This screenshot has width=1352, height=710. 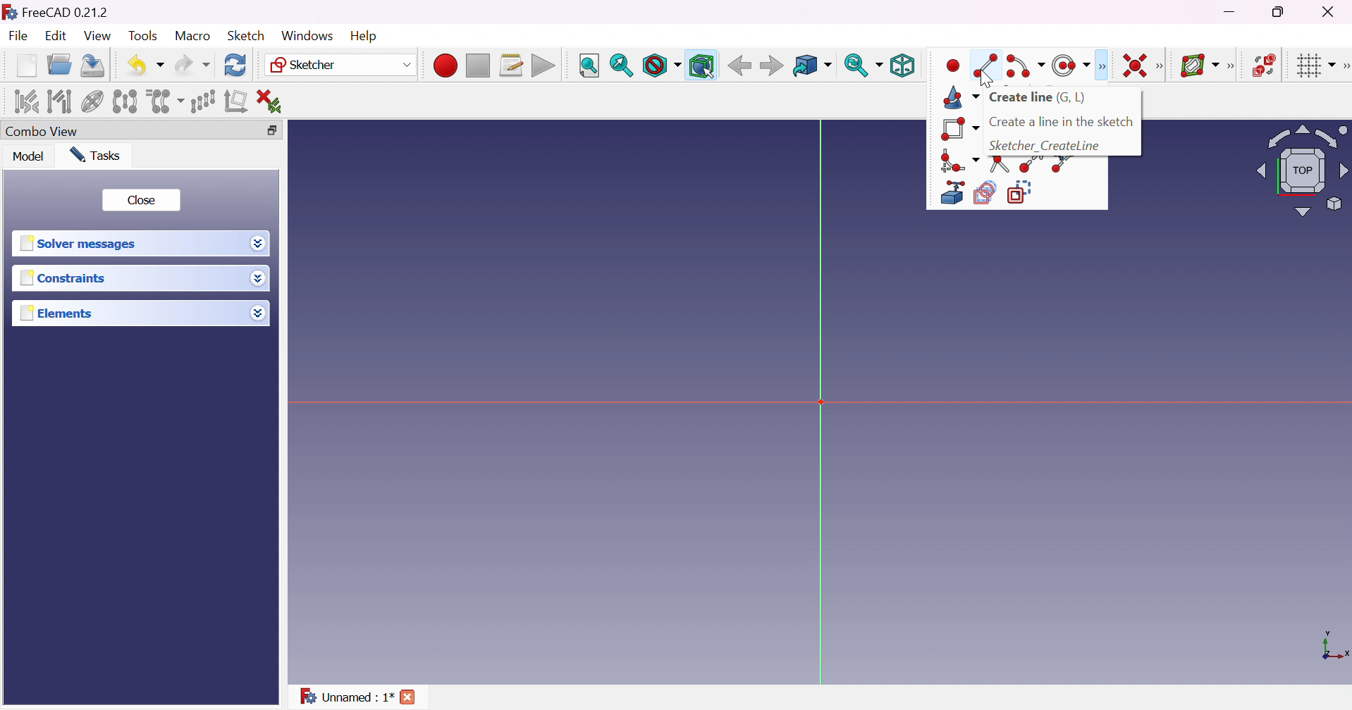 What do you see at coordinates (543, 66) in the screenshot?
I see `Execute macro` at bounding box center [543, 66].